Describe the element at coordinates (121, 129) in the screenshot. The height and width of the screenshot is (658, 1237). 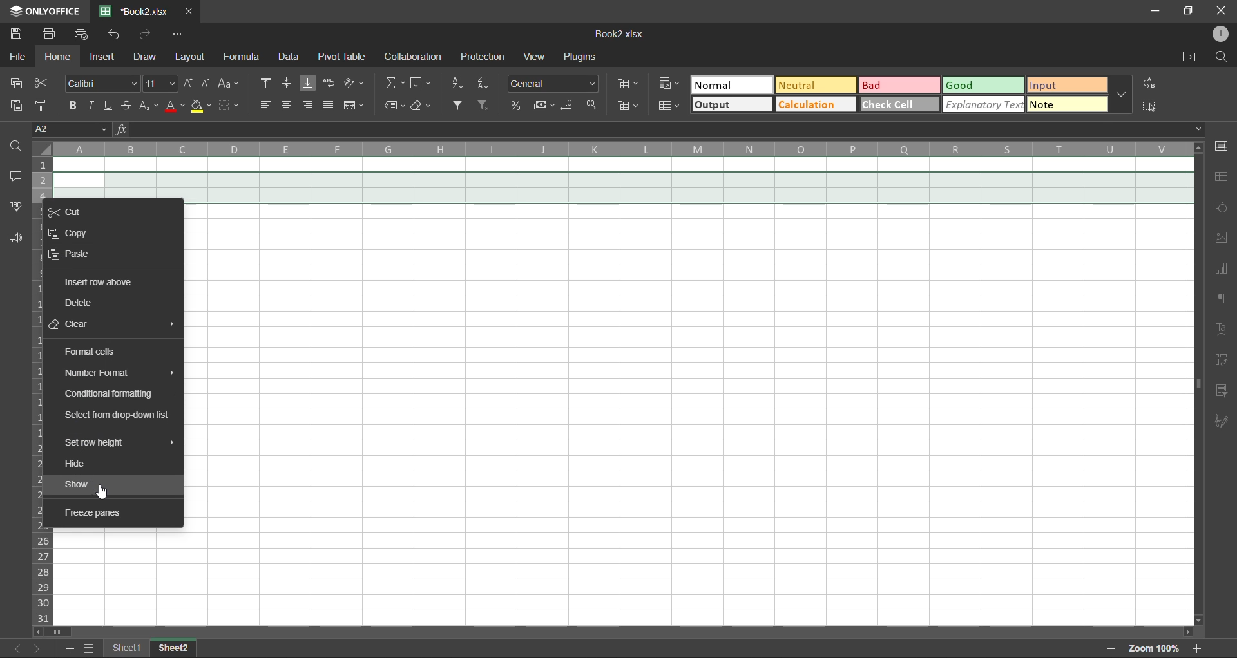
I see `fx (formula)` at that location.